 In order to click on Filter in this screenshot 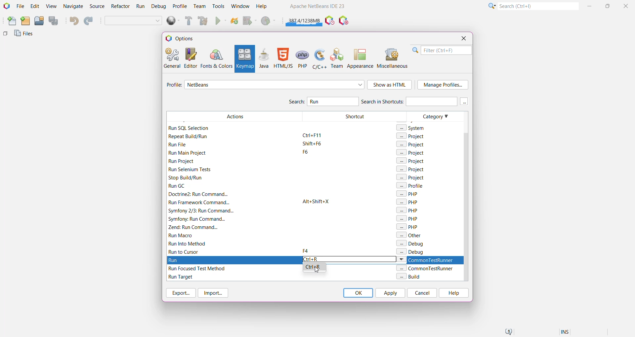, I will do `click(442, 50)`.